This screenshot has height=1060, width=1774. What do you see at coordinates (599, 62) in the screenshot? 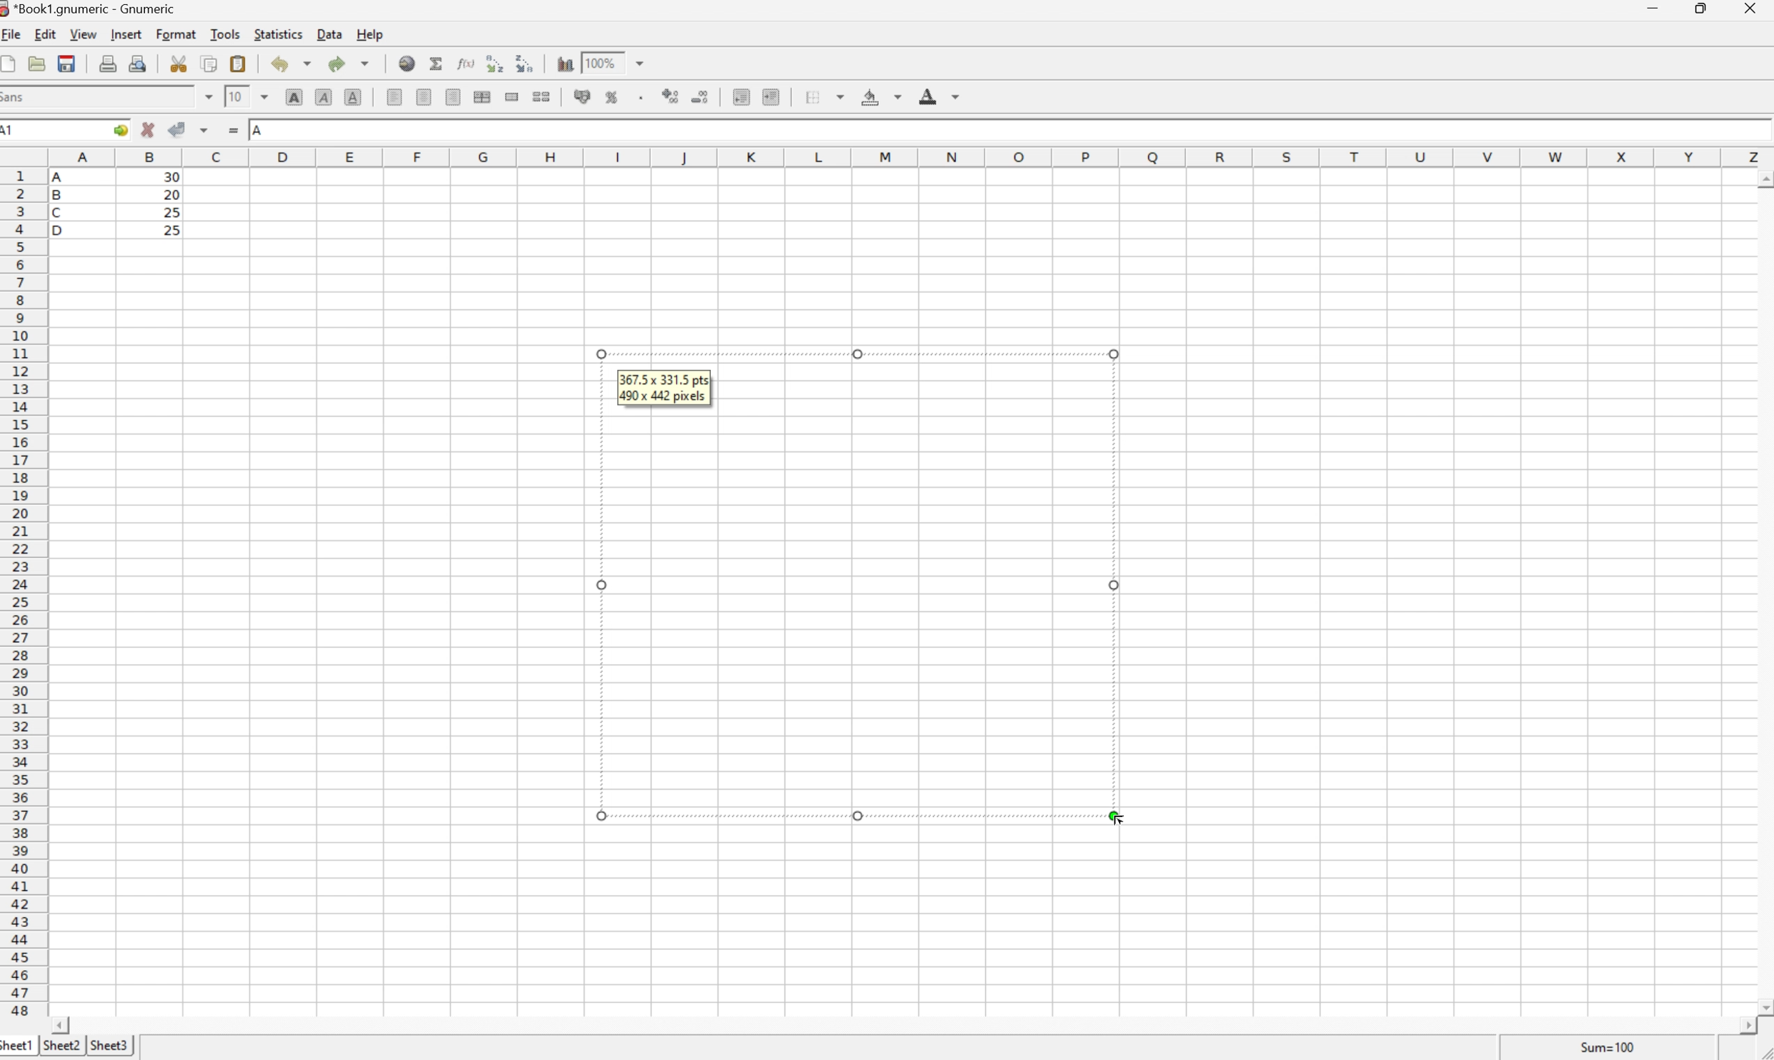
I see `100%` at bounding box center [599, 62].